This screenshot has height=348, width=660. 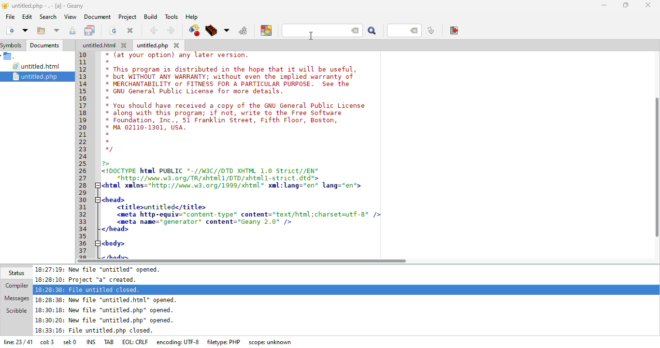 I want to click on 29, so click(x=84, y=192).